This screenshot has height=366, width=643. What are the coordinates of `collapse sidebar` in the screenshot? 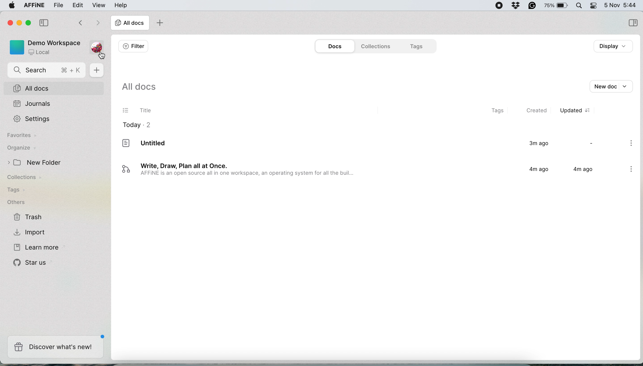 It's located at (45, 22).